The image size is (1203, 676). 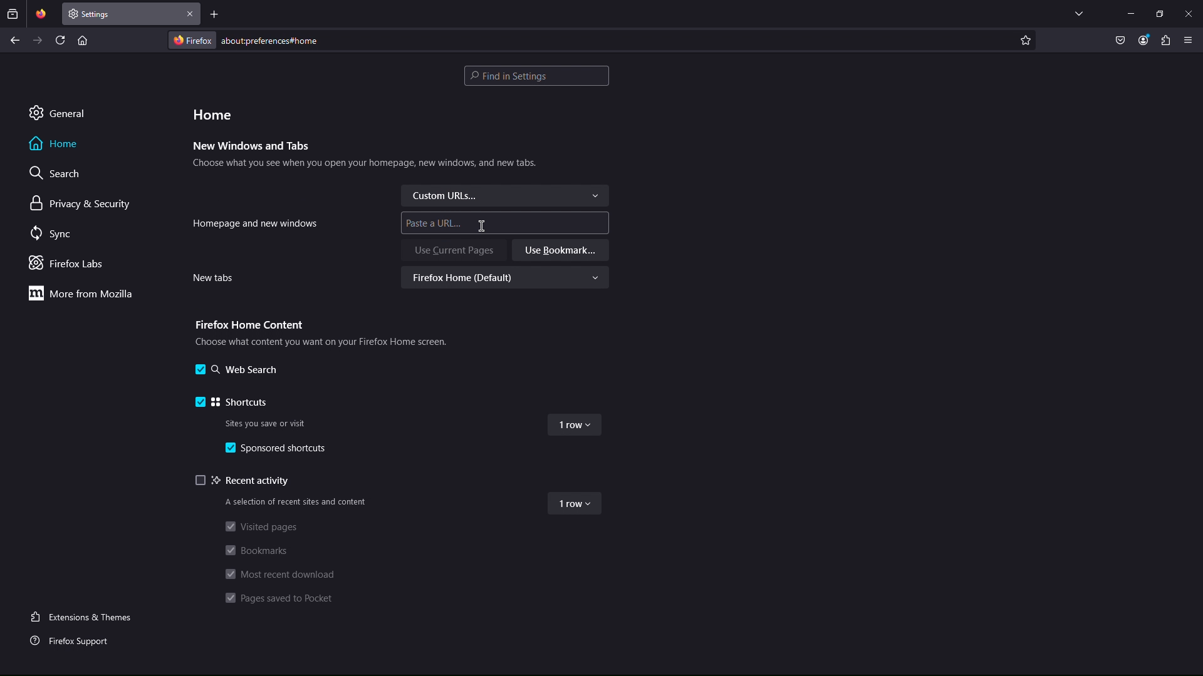 I want to click on Next, so click(x=38, y=40).